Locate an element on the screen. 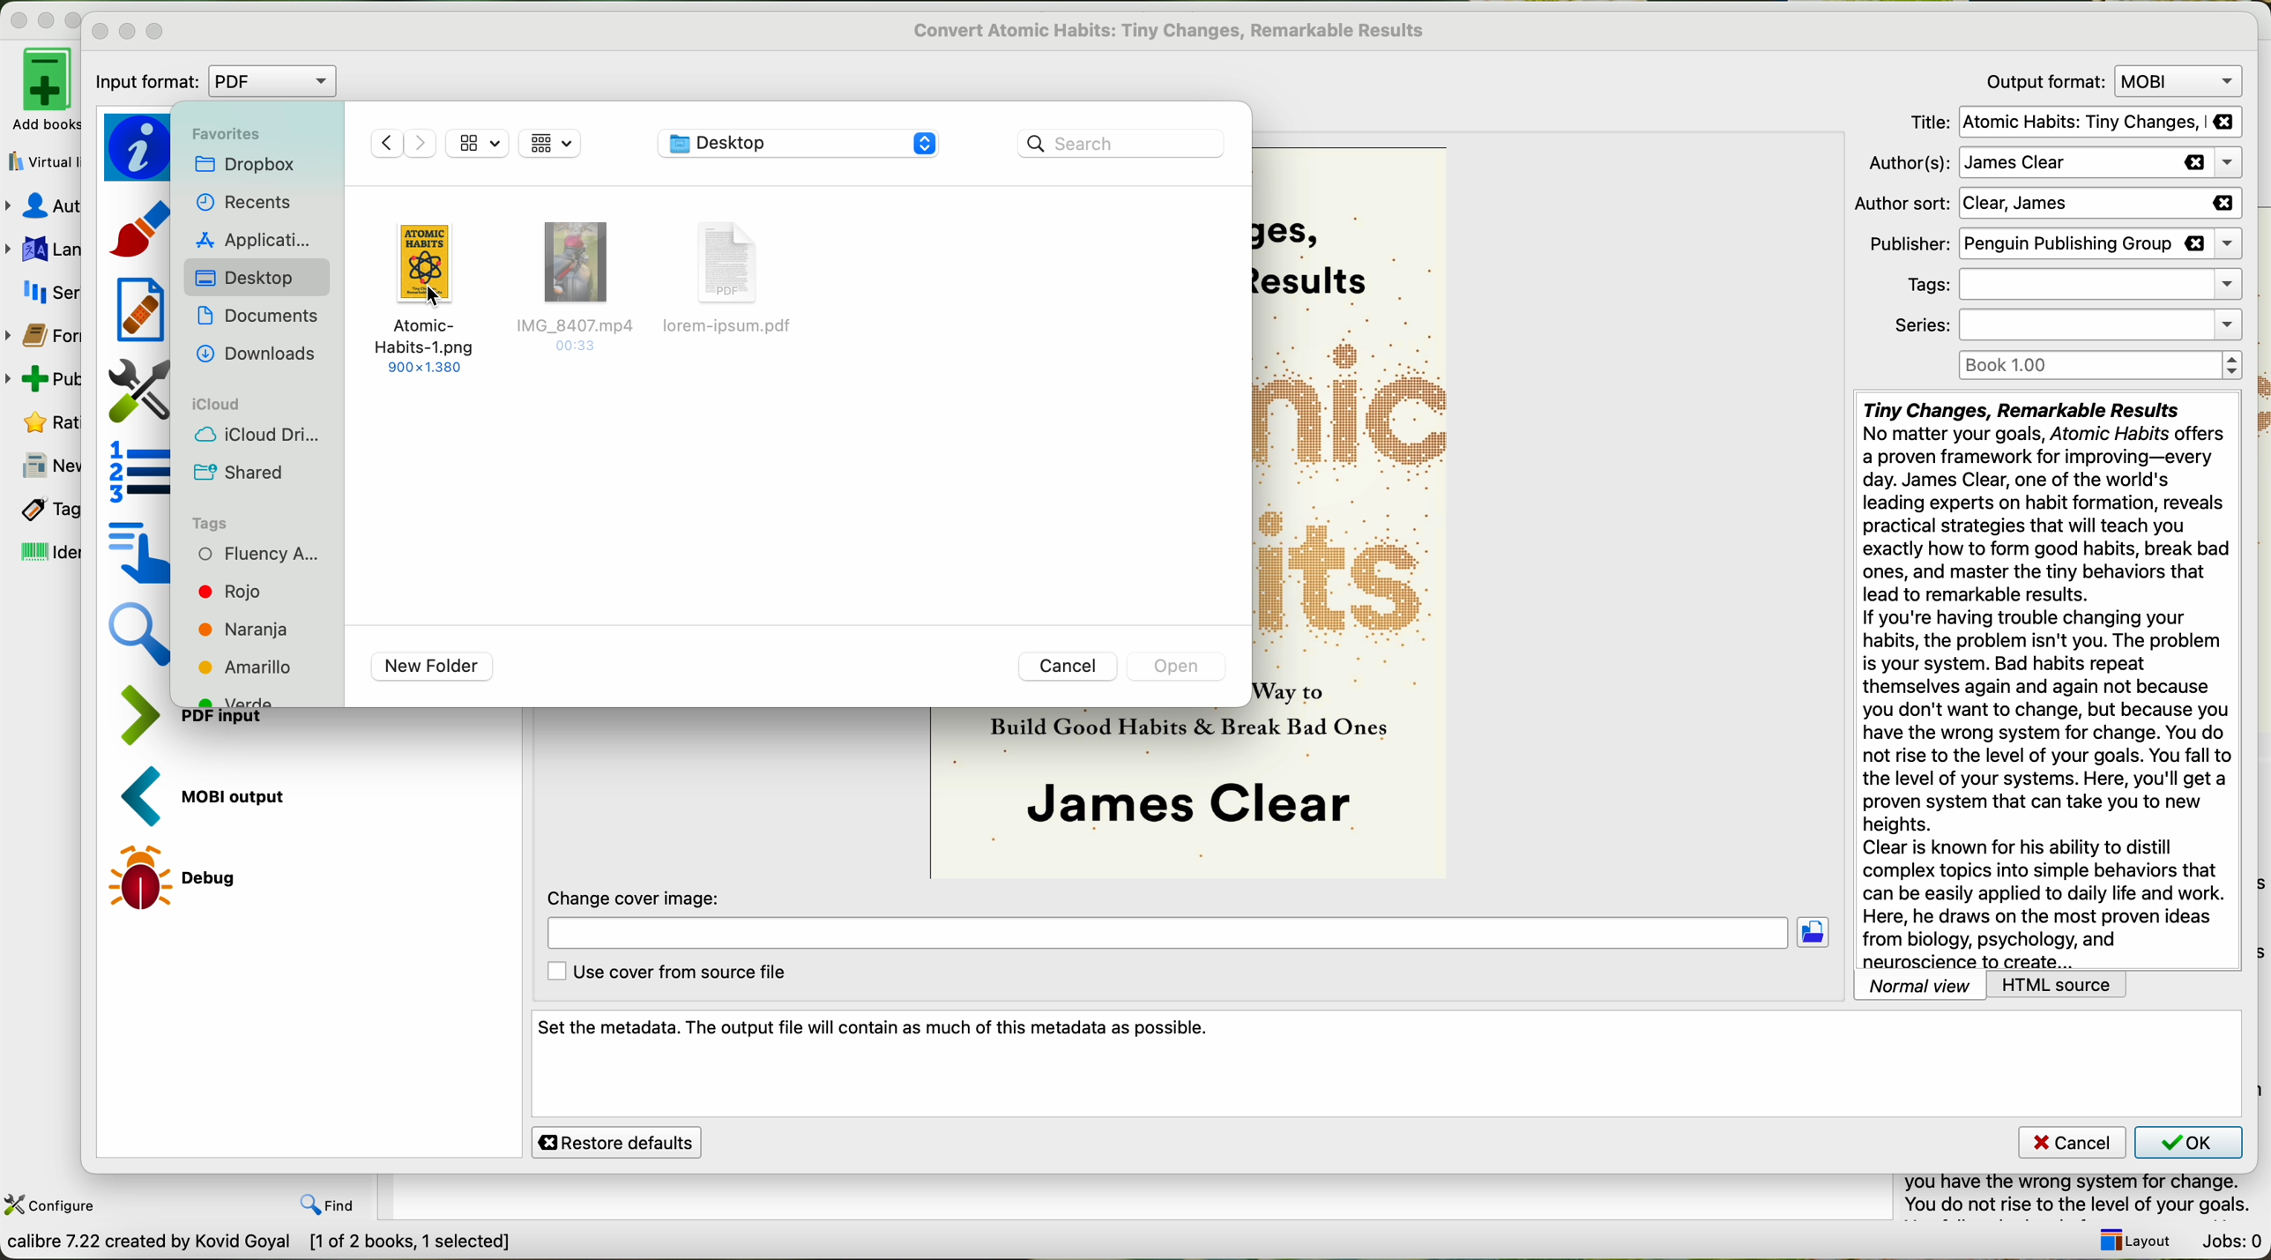  identifiers is located at coordinates (48, 551).